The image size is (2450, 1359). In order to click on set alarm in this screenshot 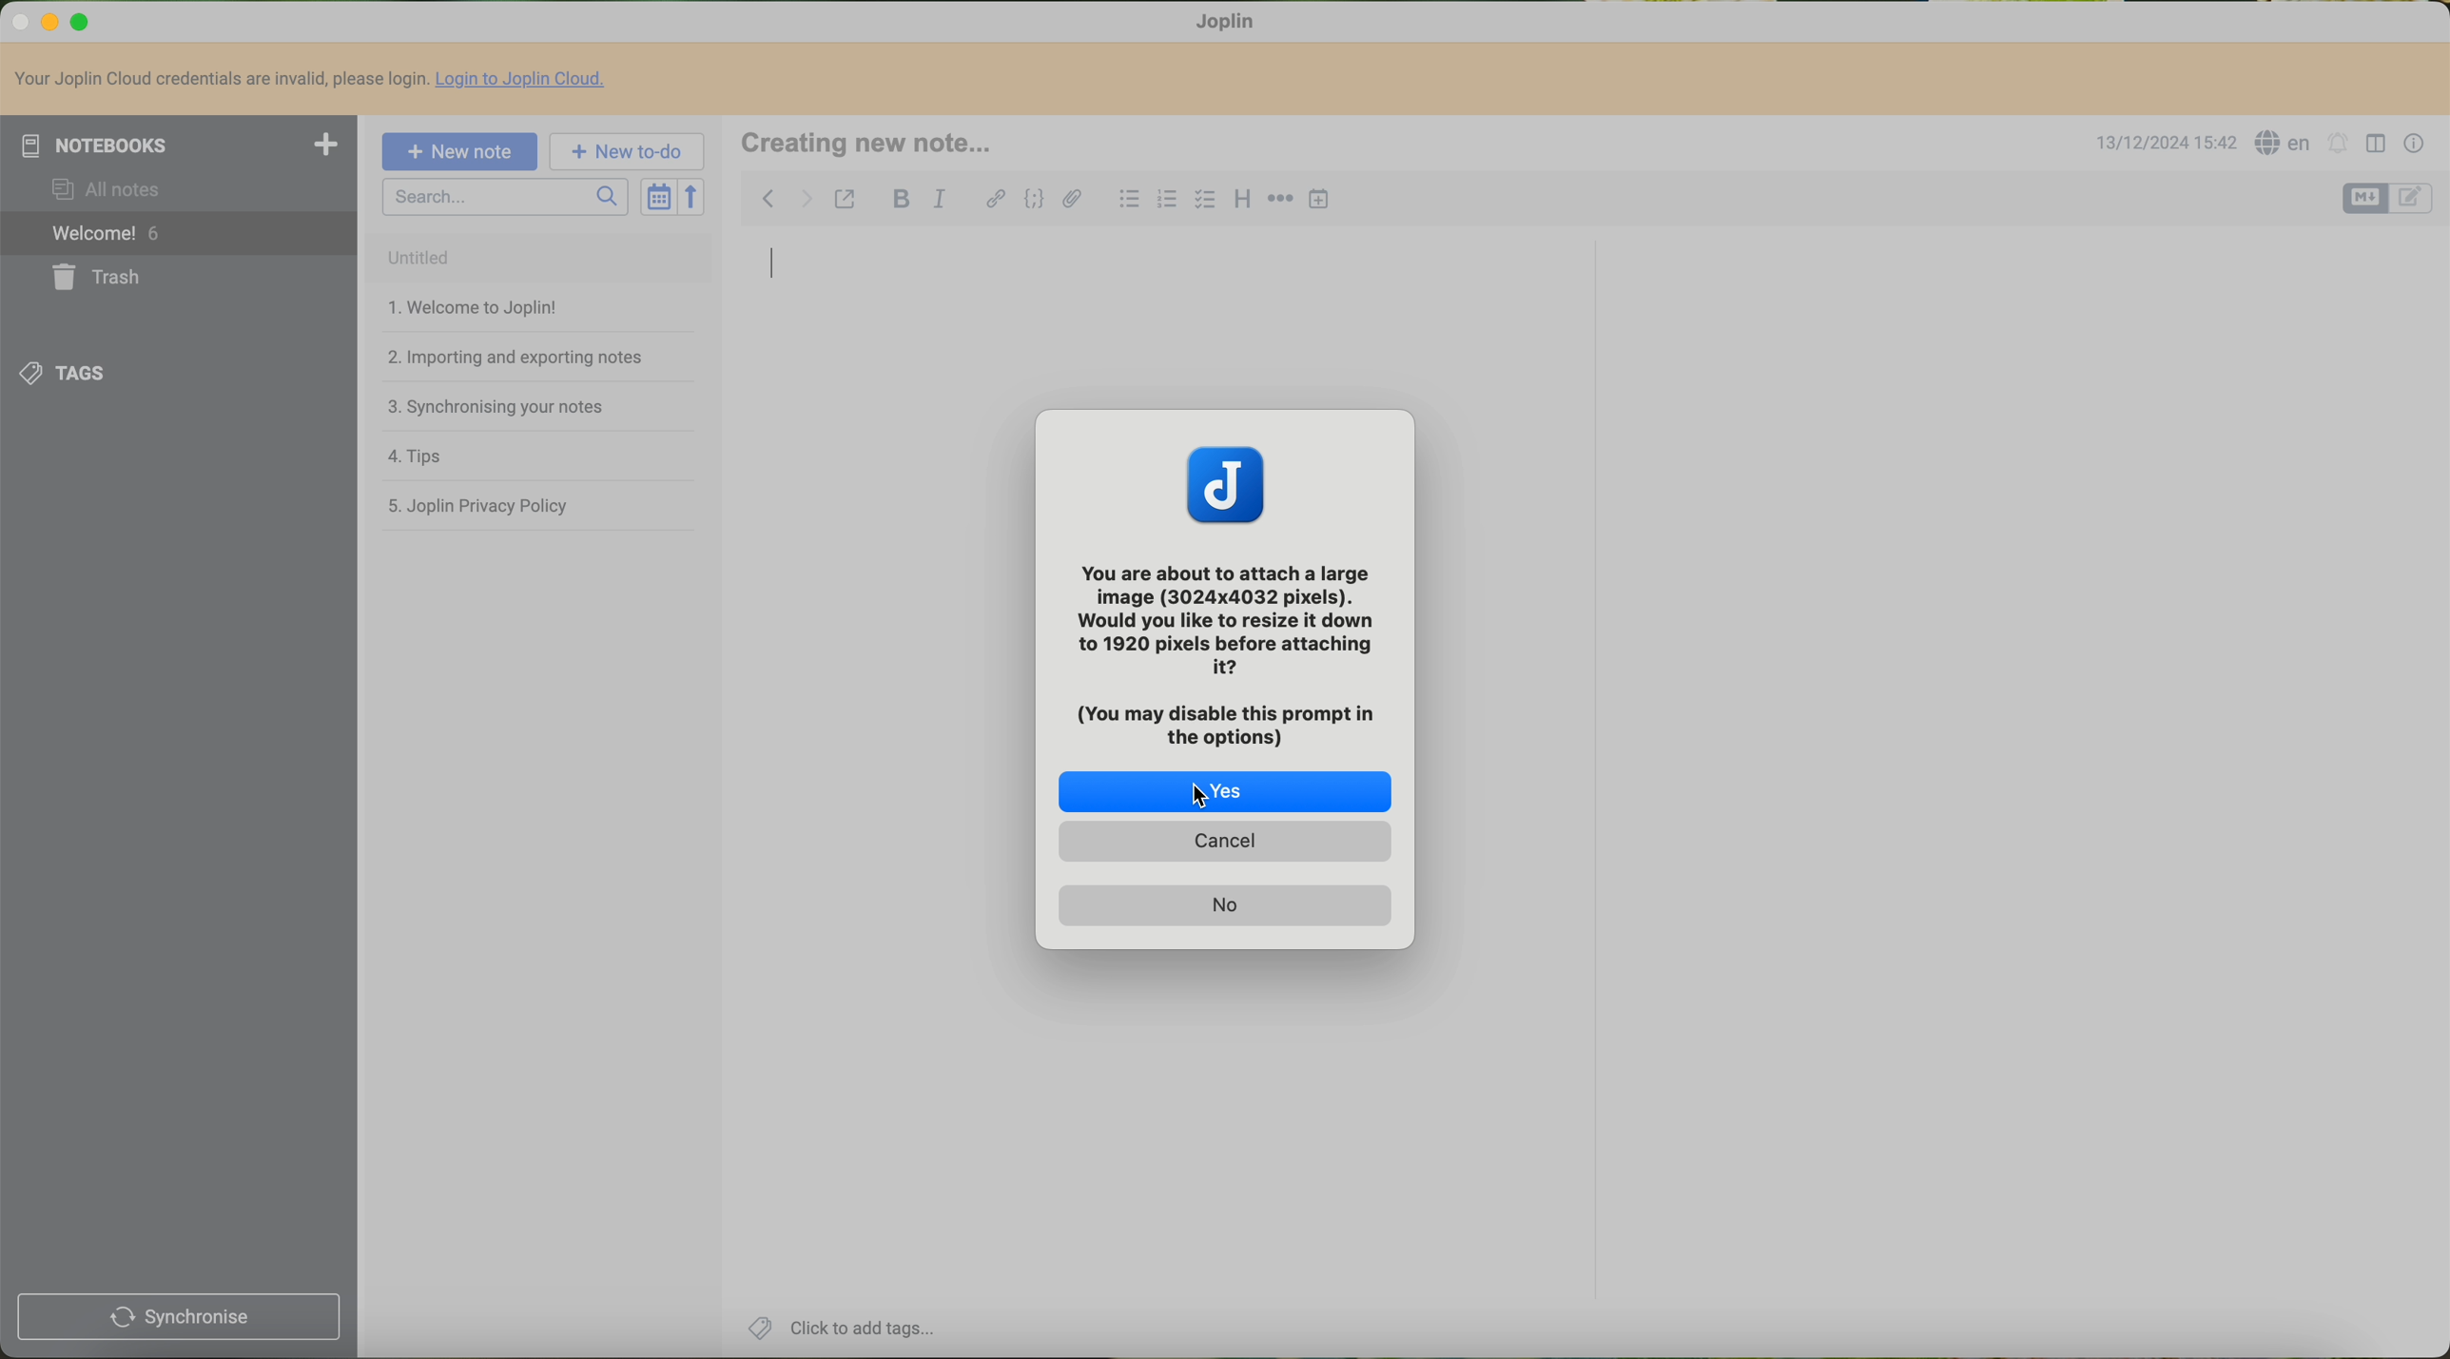, I will do `click(2338, 145)`.